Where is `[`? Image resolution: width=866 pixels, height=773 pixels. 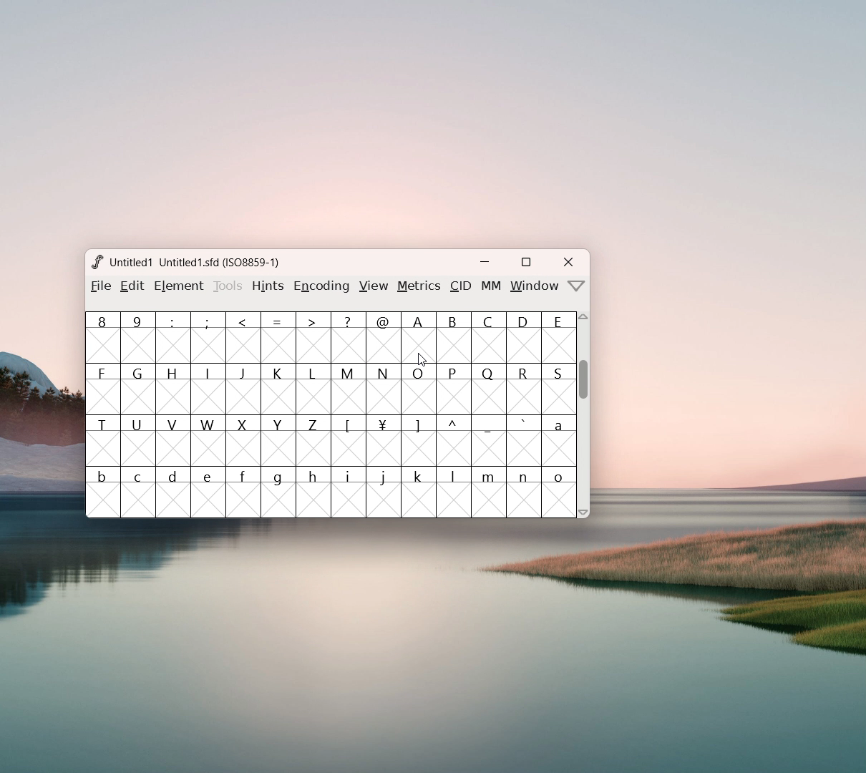 [ is located at coordinates (349, 442).